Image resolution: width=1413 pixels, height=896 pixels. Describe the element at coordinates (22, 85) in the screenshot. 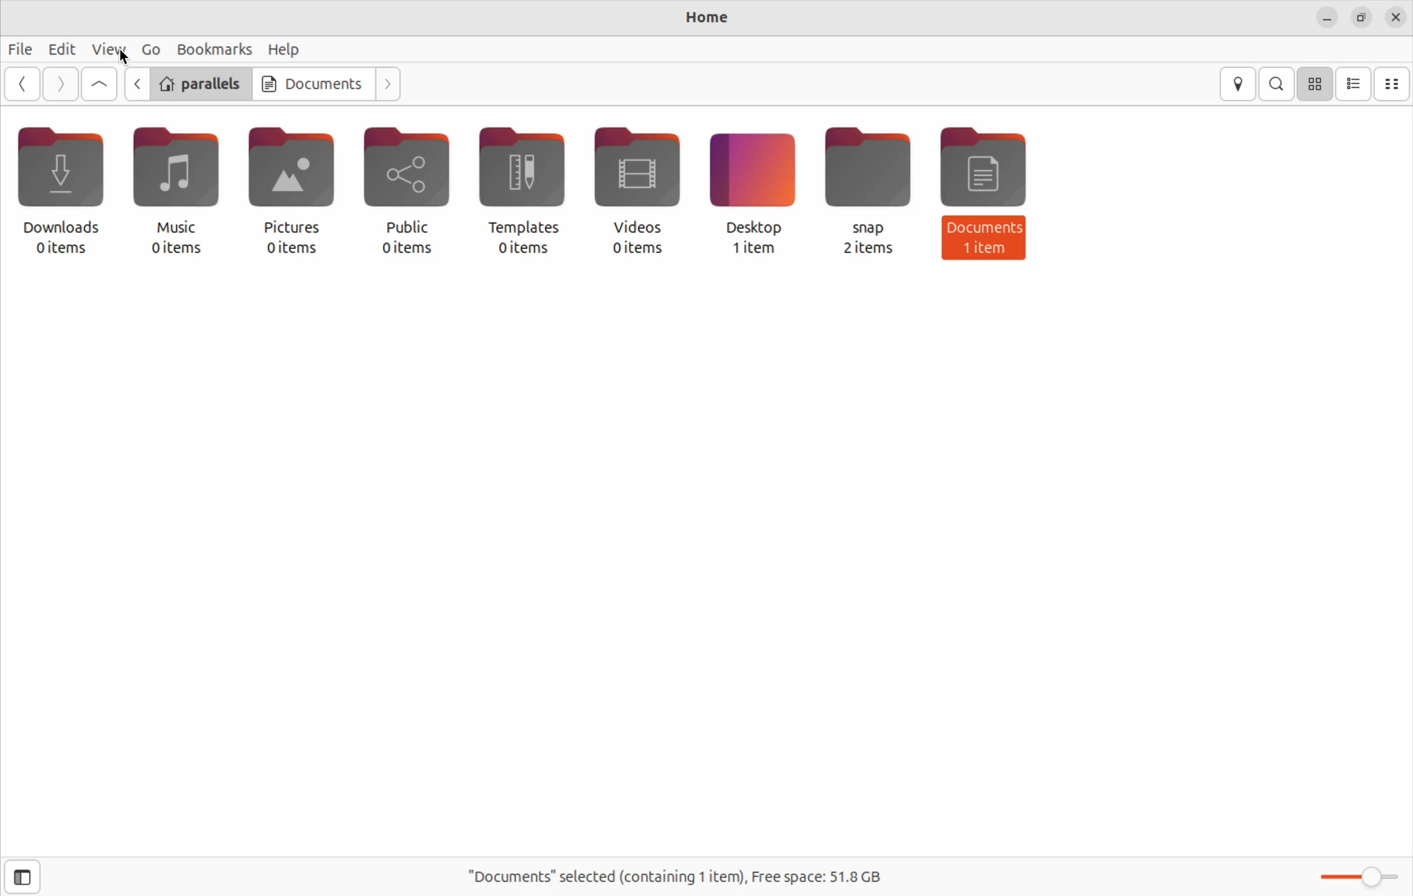

I see `Go back` at that location.